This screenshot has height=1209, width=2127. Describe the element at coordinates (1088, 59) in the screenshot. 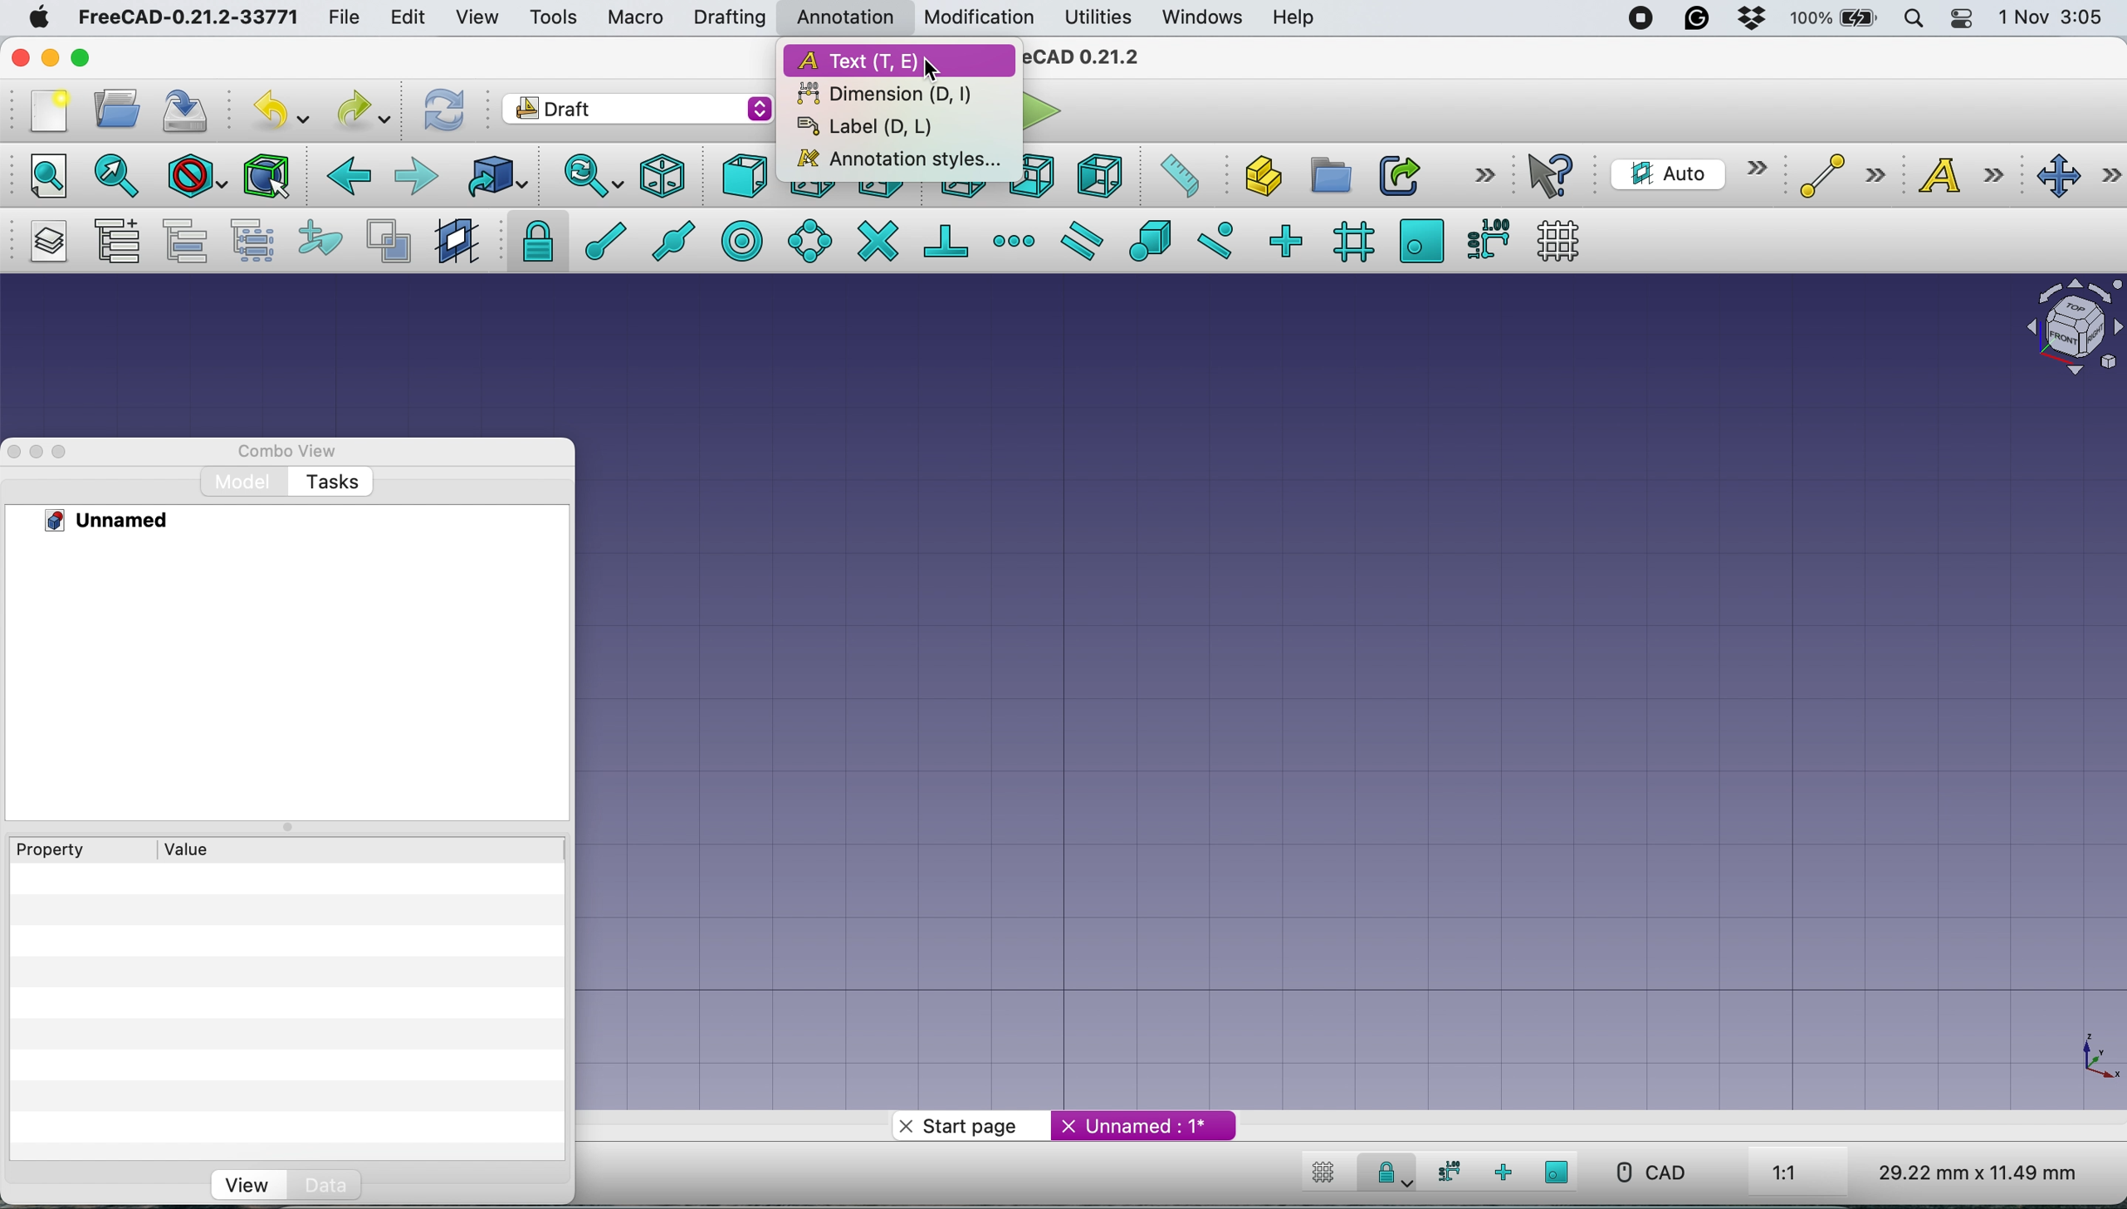

I see `freecad` at that location.